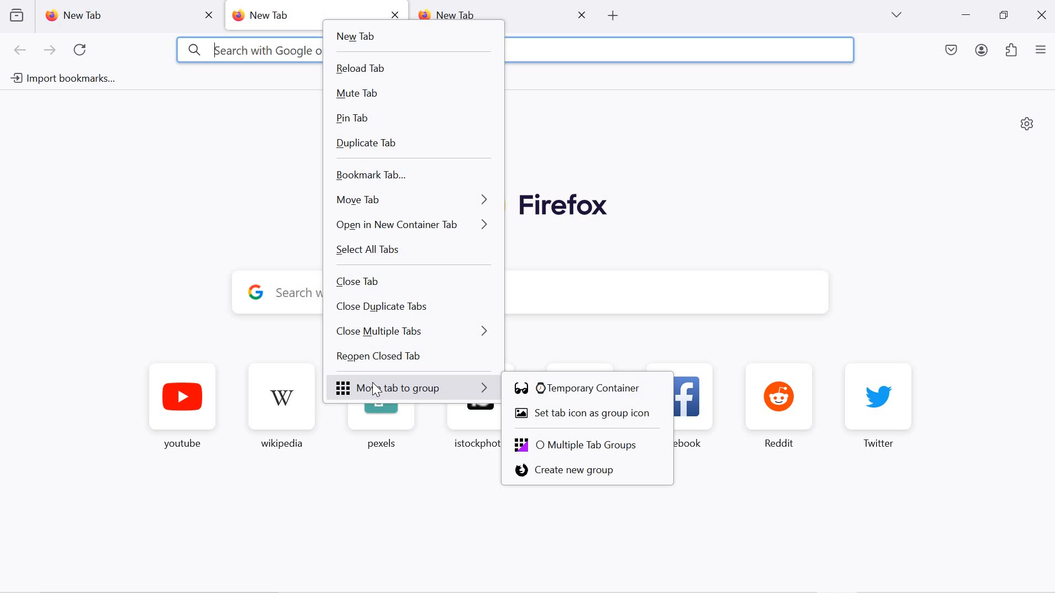  I want to click on import bookmarks, so click(61, 79).